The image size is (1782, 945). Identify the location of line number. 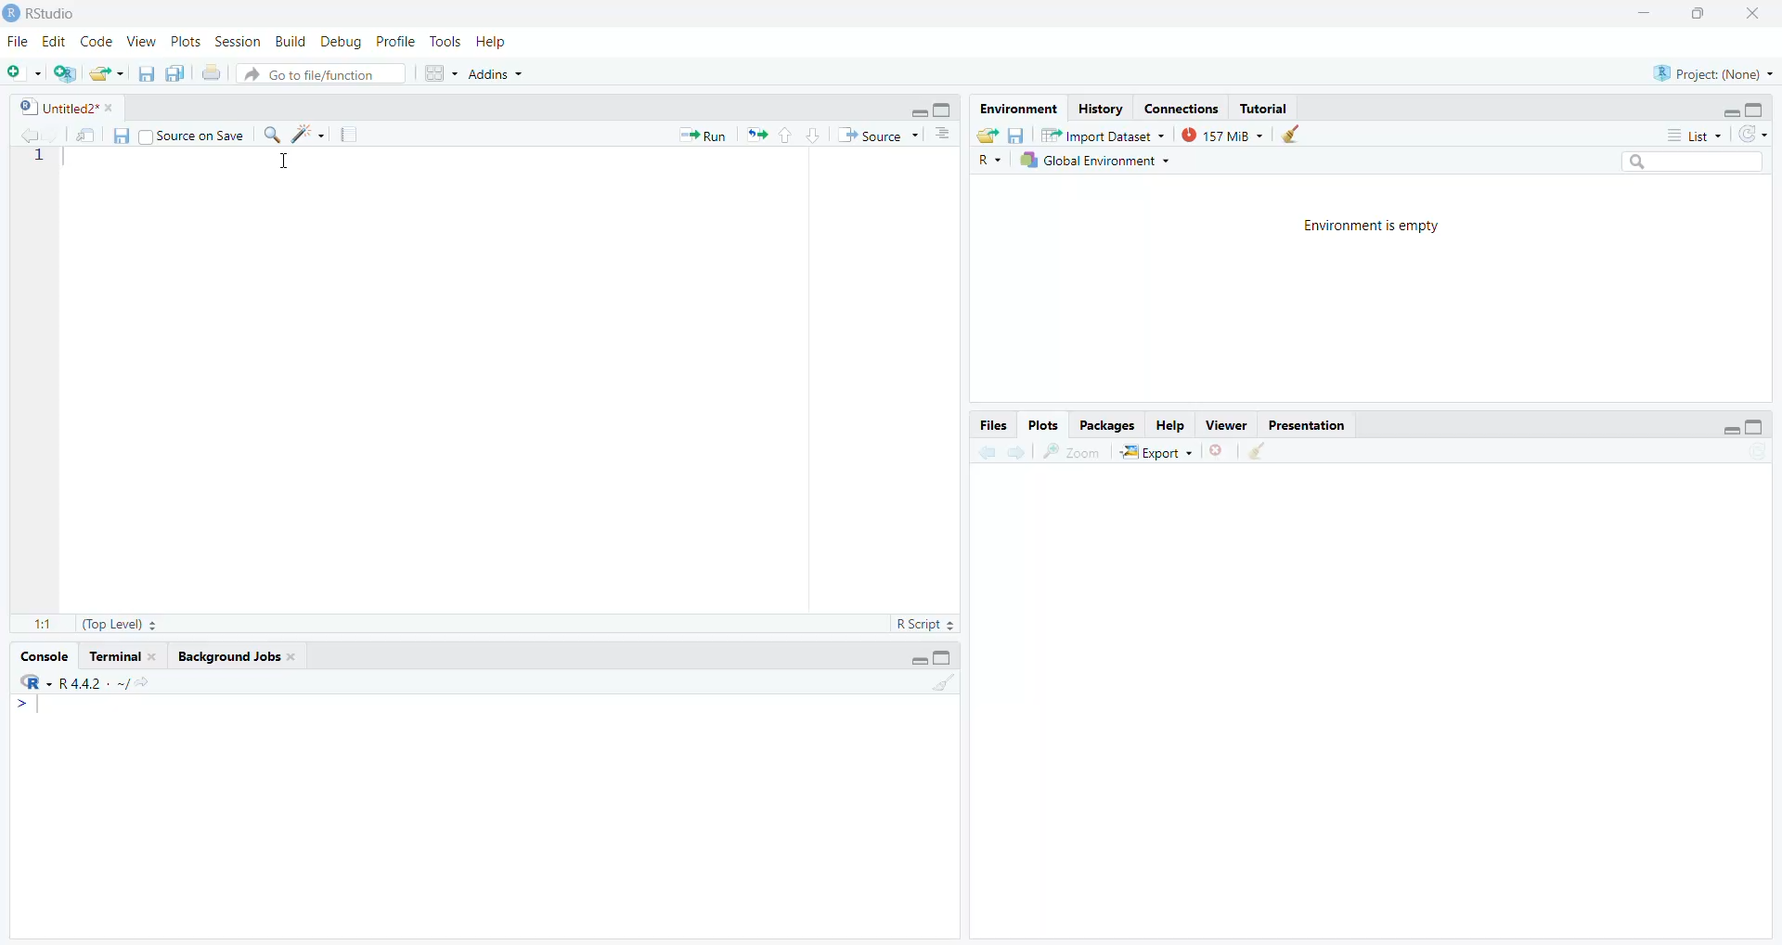
(37, 158).